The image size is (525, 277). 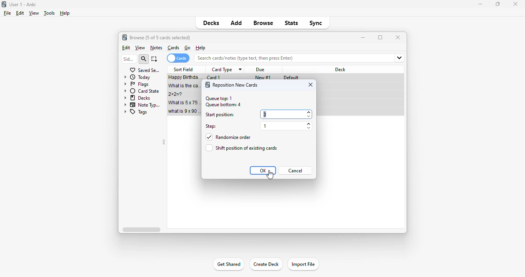 What do you see at coordinates (228, 137) in the screenshot?
I see `randomize order` at bounding box center [228, 137].